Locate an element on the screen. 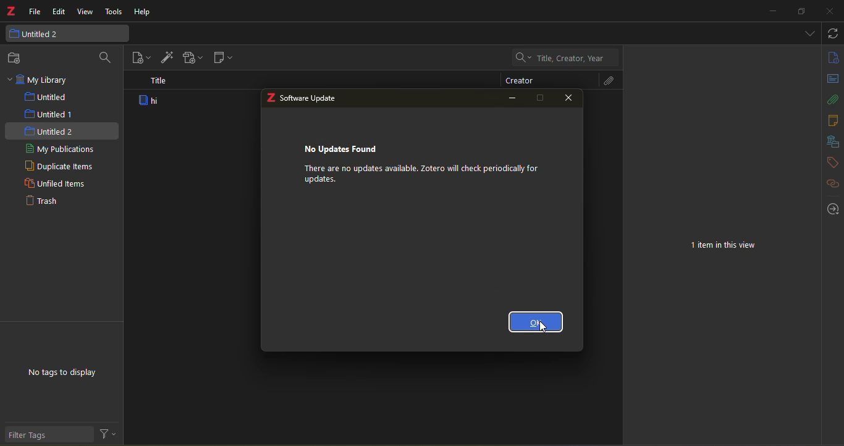  attach is located at coordinates (832, 101).